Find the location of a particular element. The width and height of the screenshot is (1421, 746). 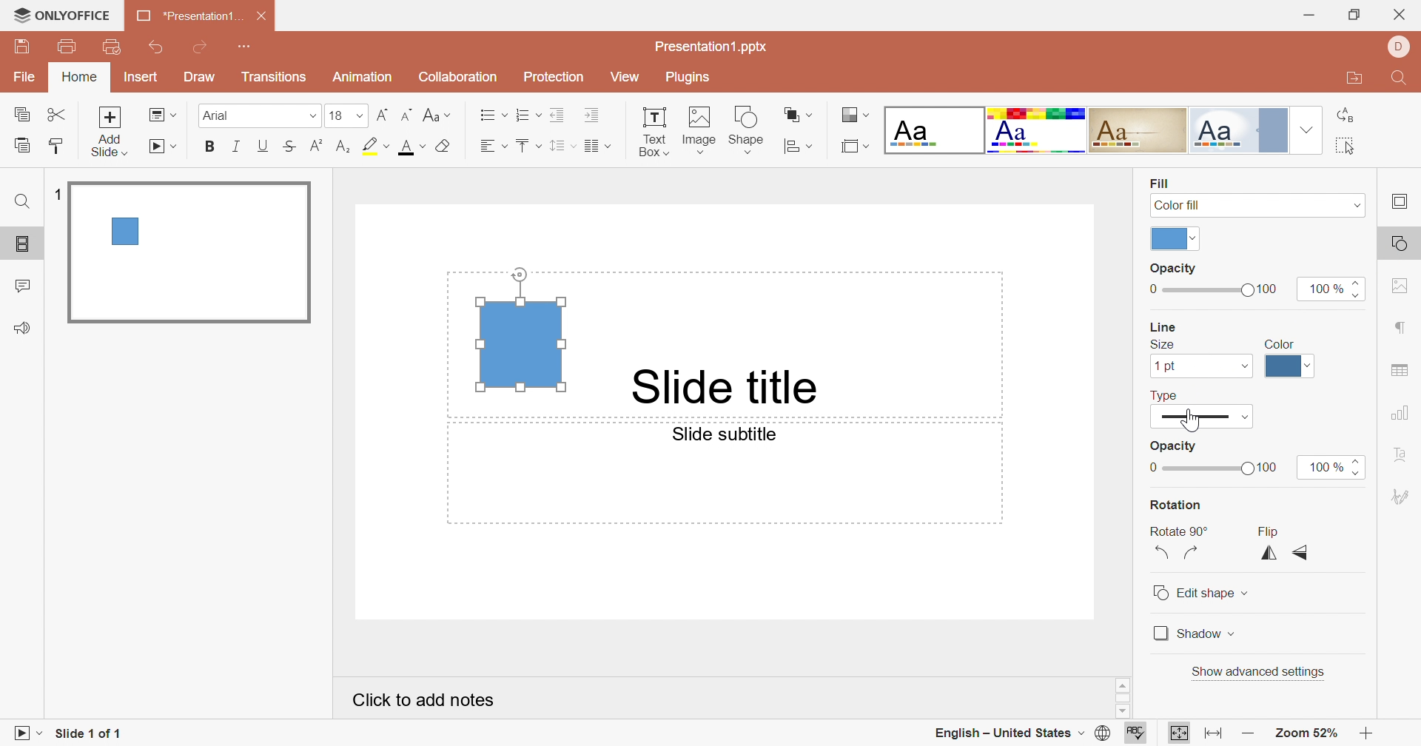

0 is located at coordinates (1152, 468).